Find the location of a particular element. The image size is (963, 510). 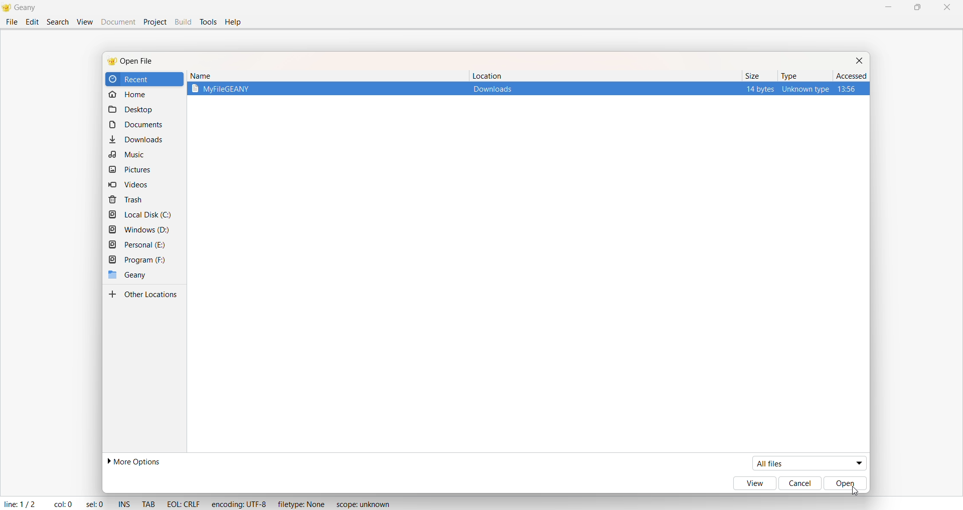

open is located at coordinates (848, 483).